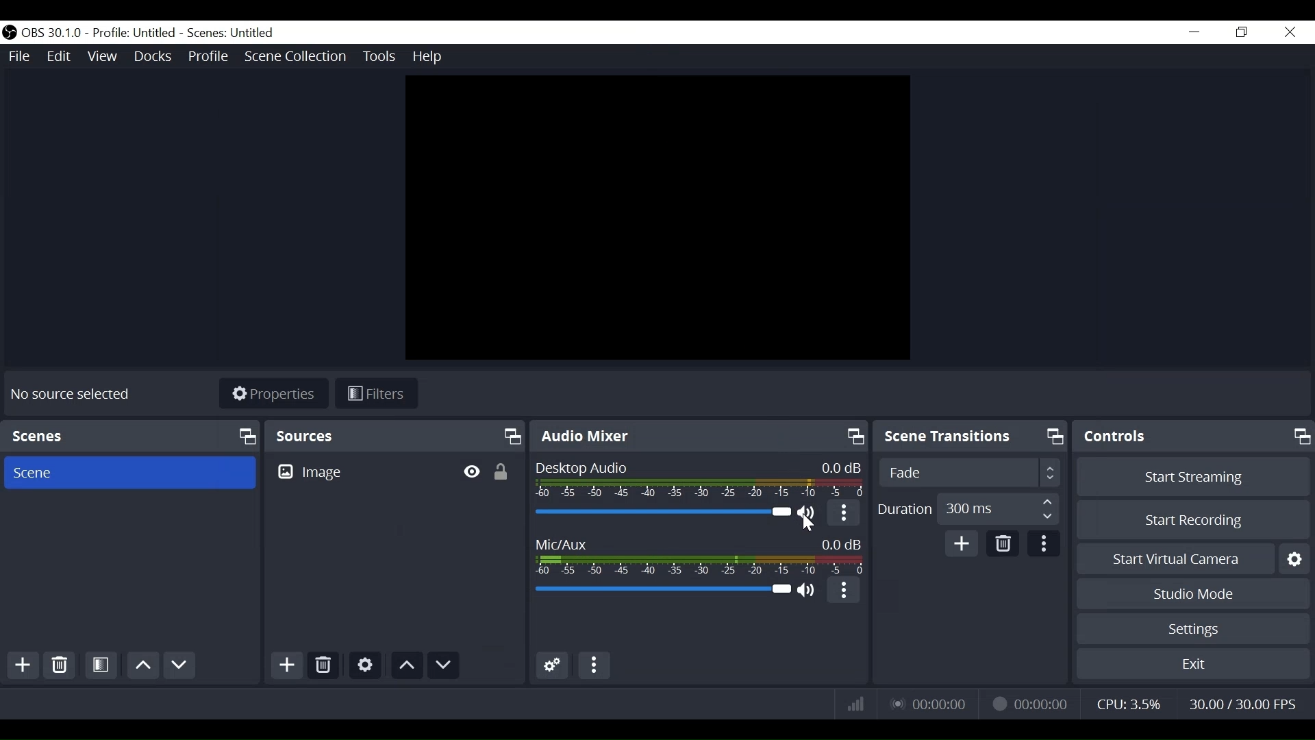 Image resolution: width=1315 pixels, height=740 pixels. Describe the element at coordinates (21, 59) in the screenshot. I see `File` at that location.